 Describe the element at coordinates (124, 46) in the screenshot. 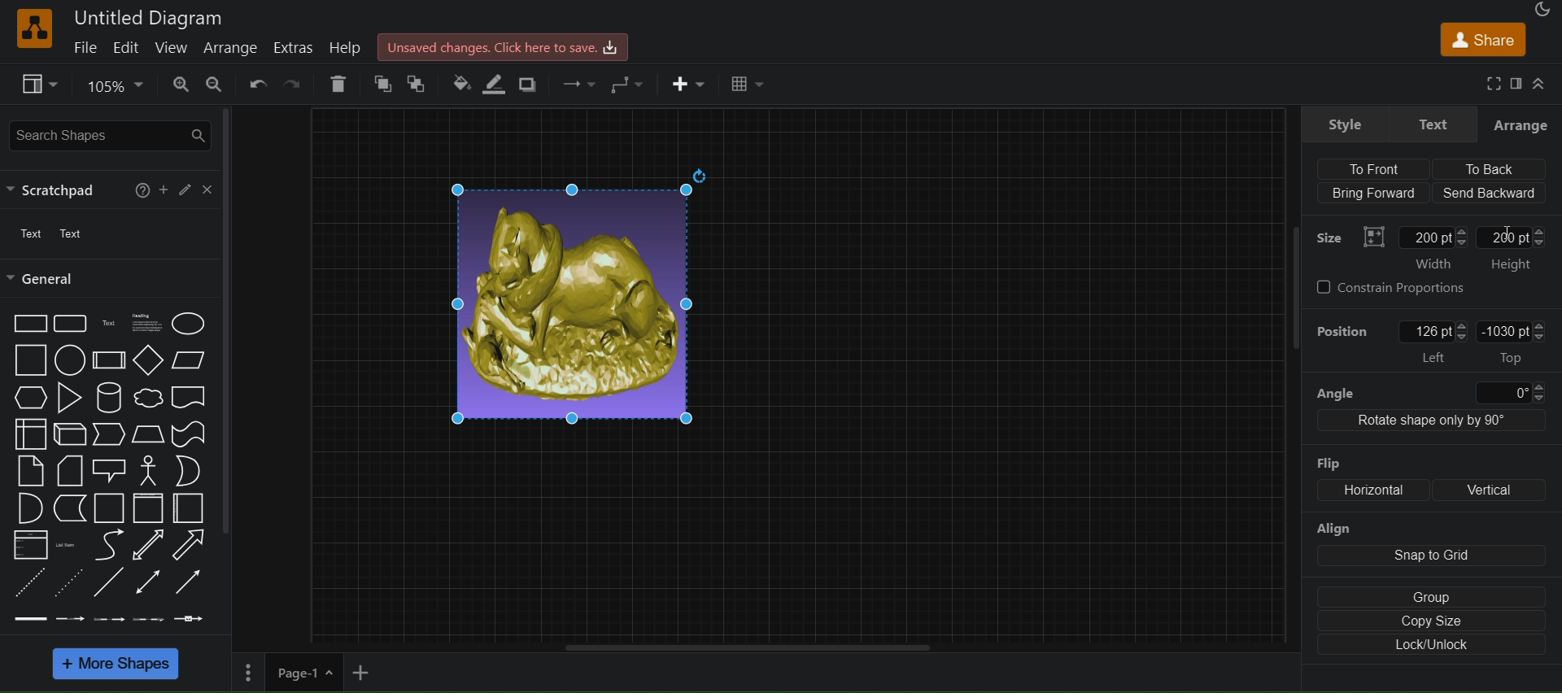

I see `edit` at that location.